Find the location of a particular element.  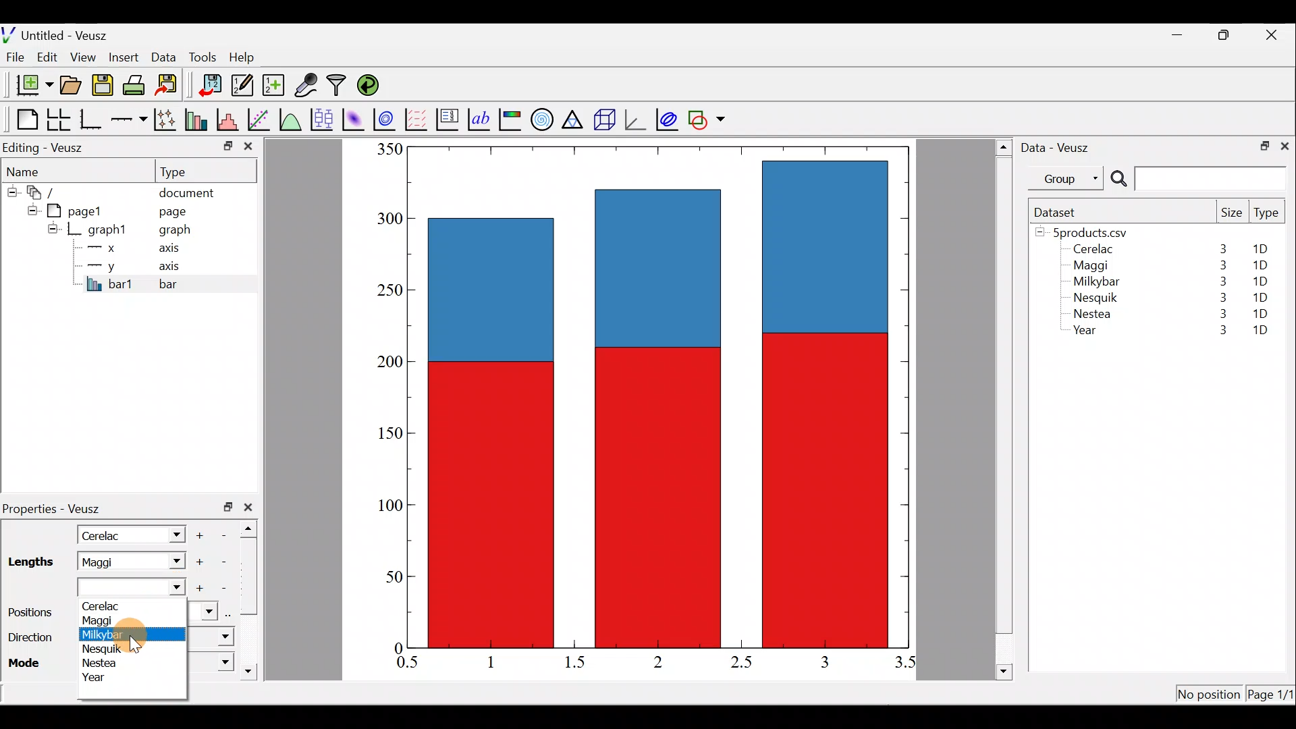

3 is located at coordinates (823, 661).